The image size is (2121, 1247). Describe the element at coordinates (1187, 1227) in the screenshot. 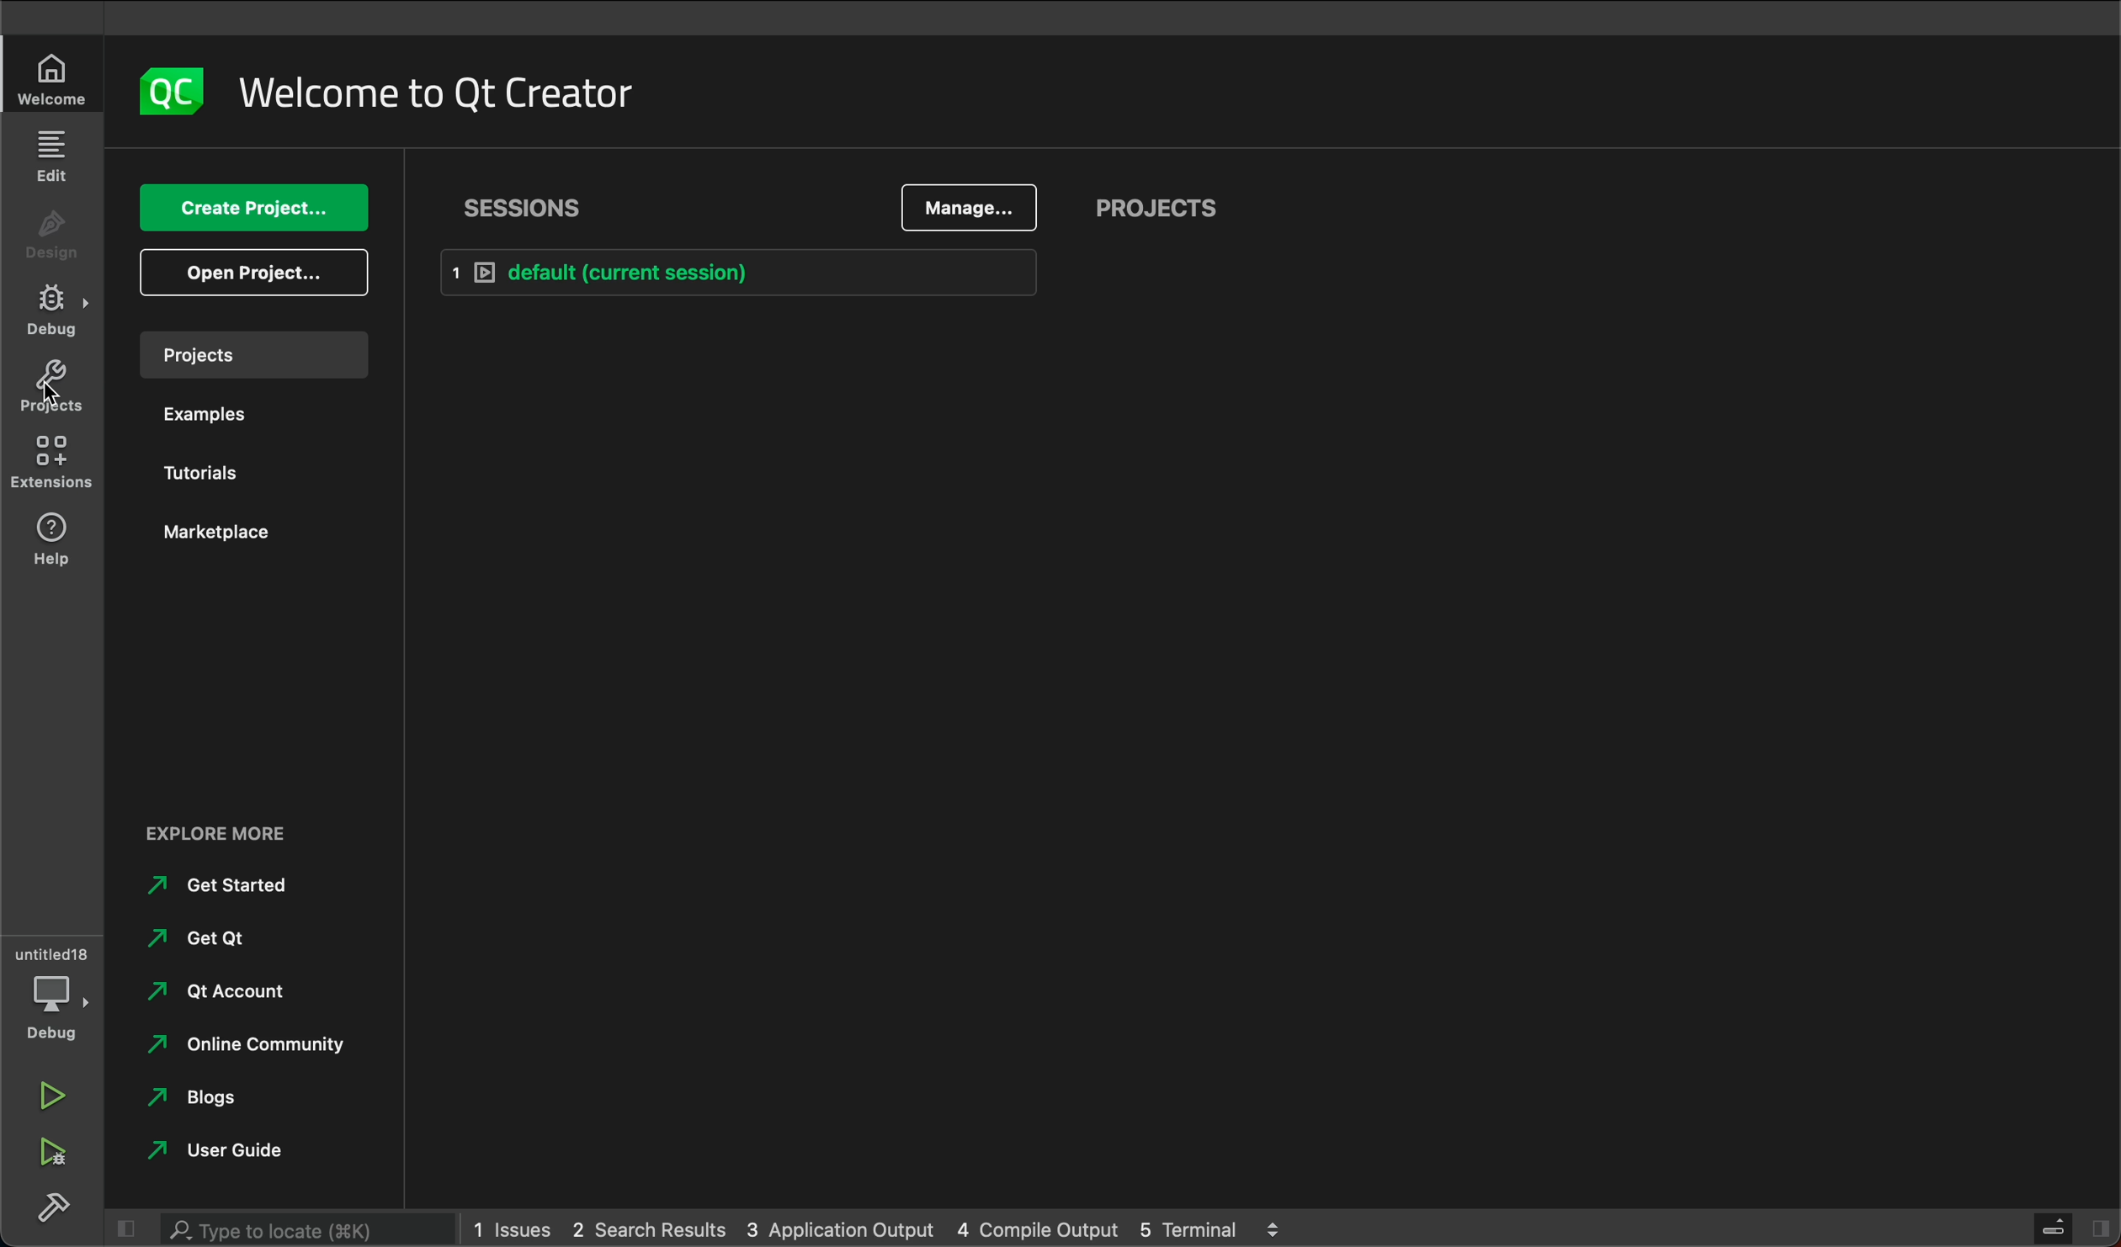

I see `5 Terminal` at that location.